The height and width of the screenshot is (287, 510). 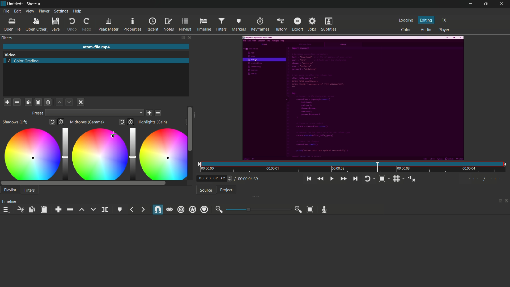 I want to click on export, so click(x=298, y=24).